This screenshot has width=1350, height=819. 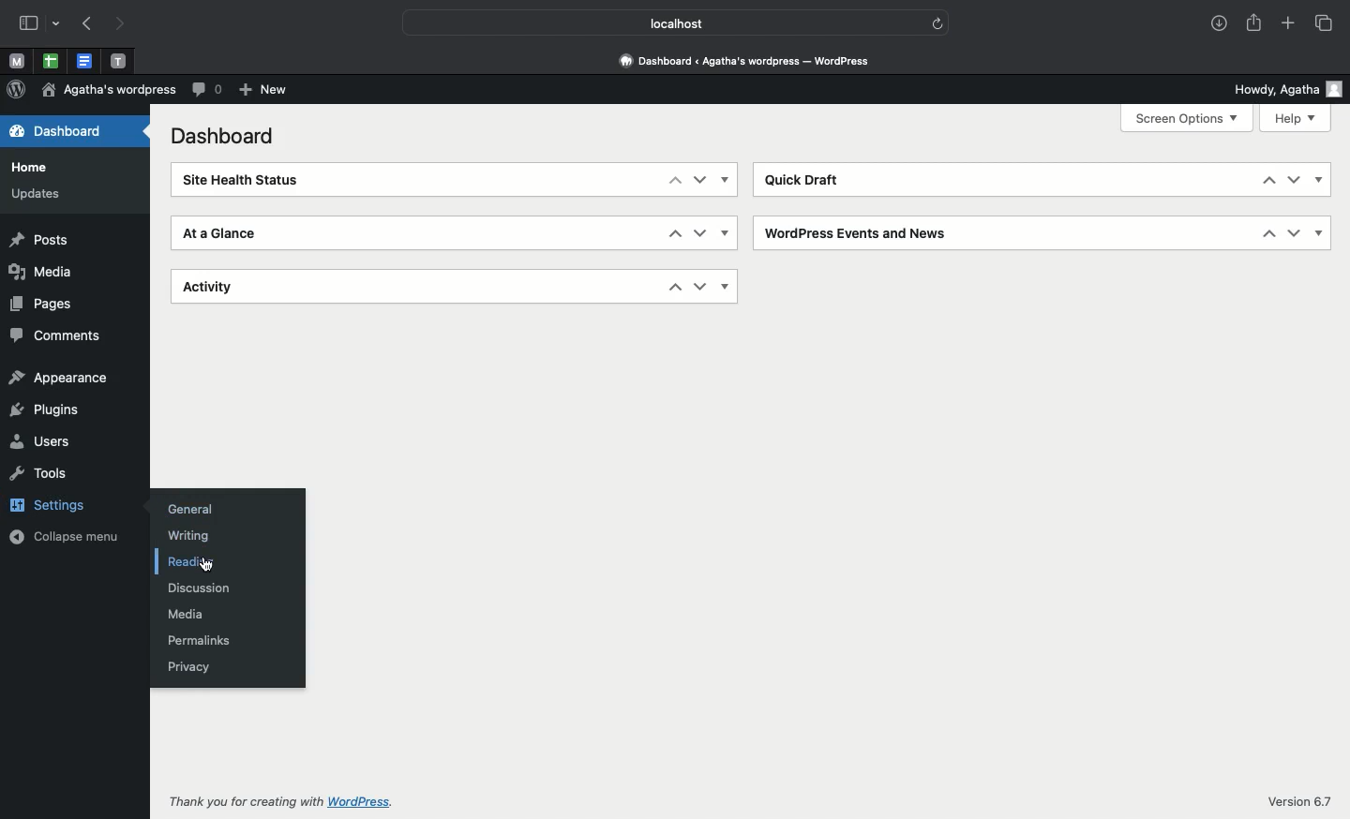 What do you see at coordinates (62, 536) in the screenshot?
I see `Collapse menu` at bounding box center [62, 536].